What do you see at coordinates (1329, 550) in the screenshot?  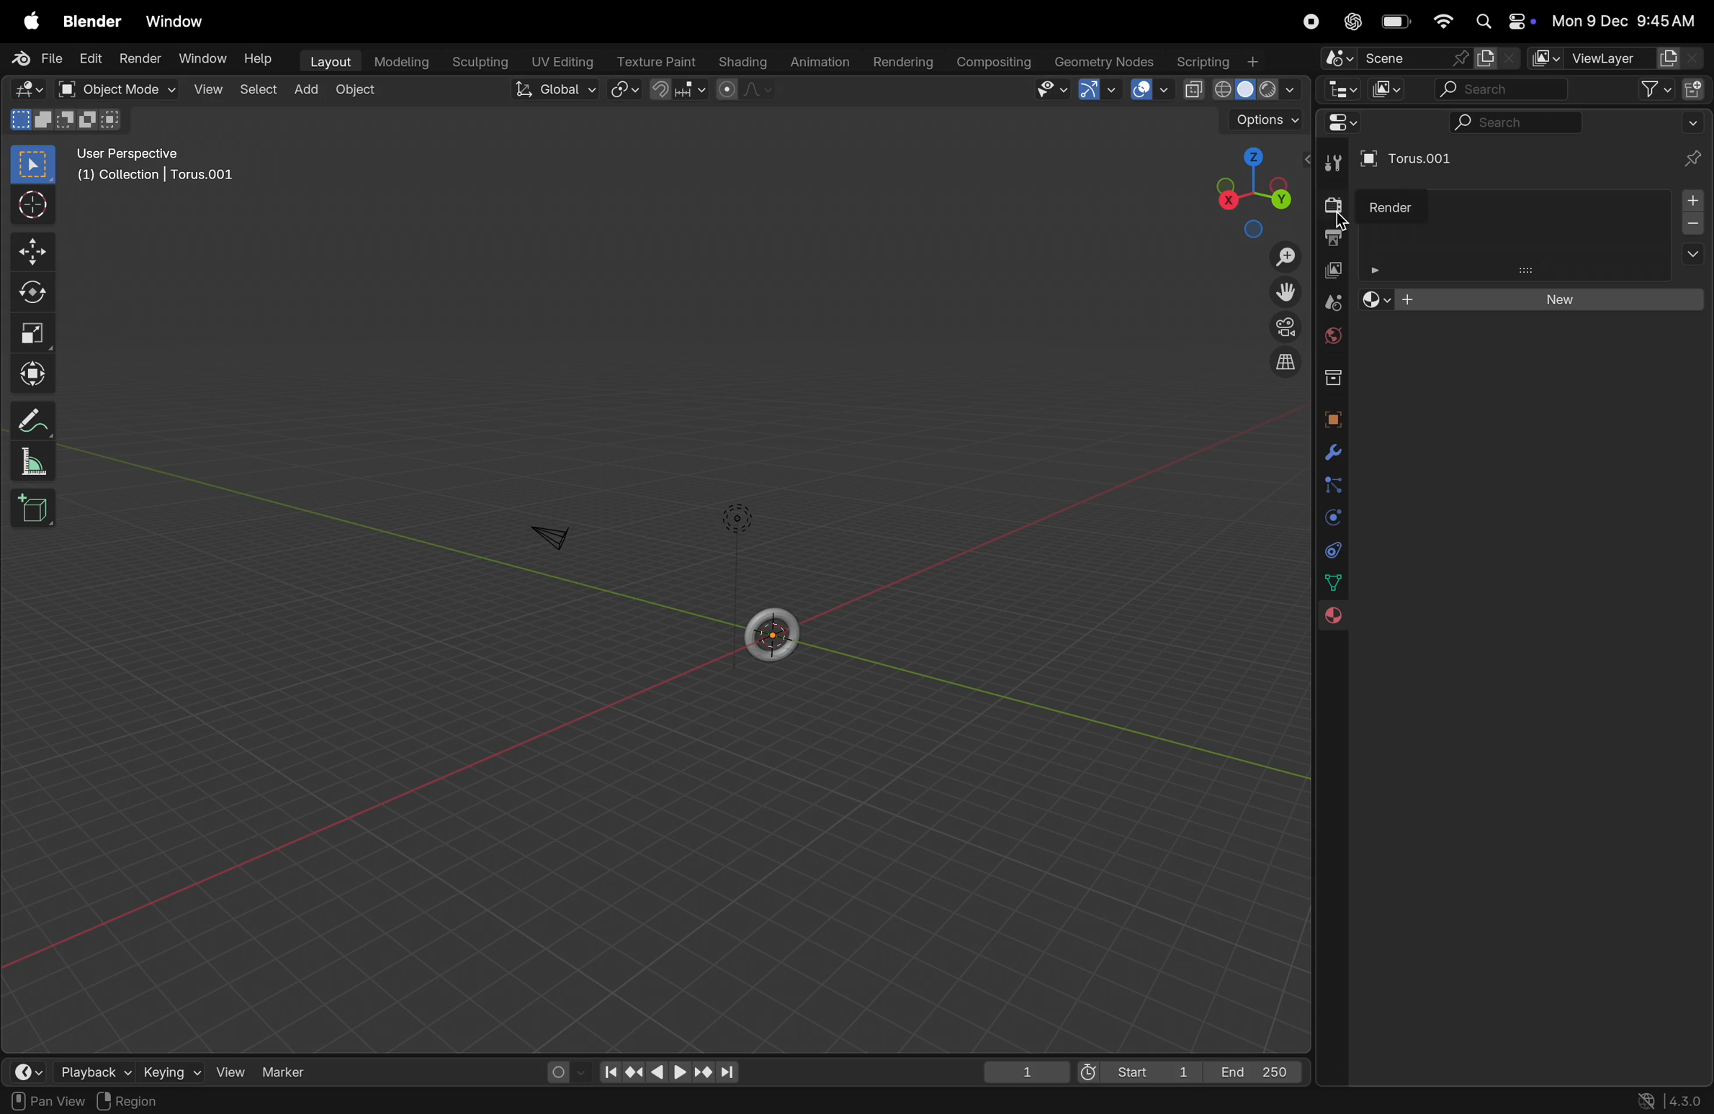 I see `constraints data physics` at bounding box center [1329, 550].